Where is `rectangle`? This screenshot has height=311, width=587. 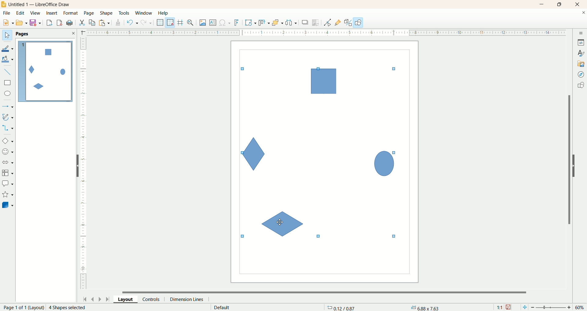 rectangle is located at coordinates (8, 83).